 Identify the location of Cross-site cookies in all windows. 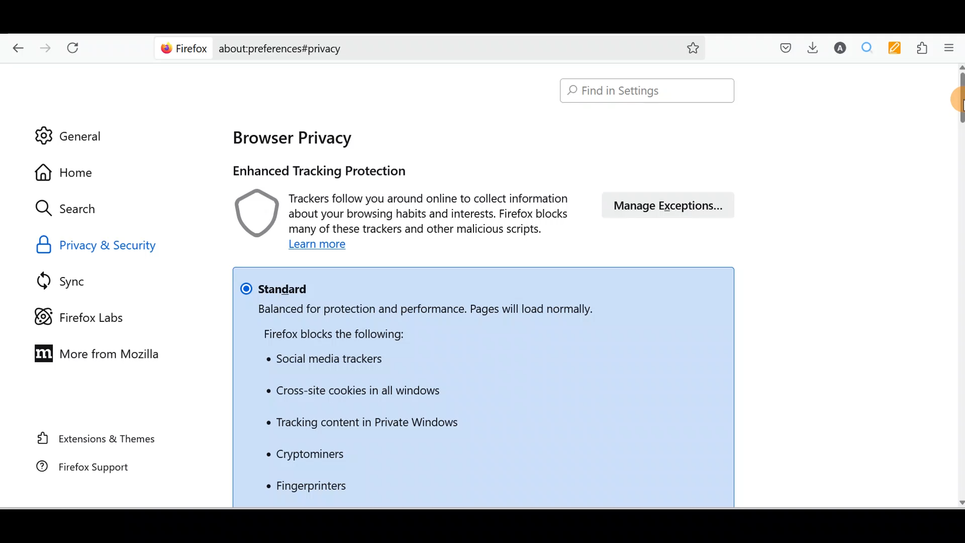
(359, 392).